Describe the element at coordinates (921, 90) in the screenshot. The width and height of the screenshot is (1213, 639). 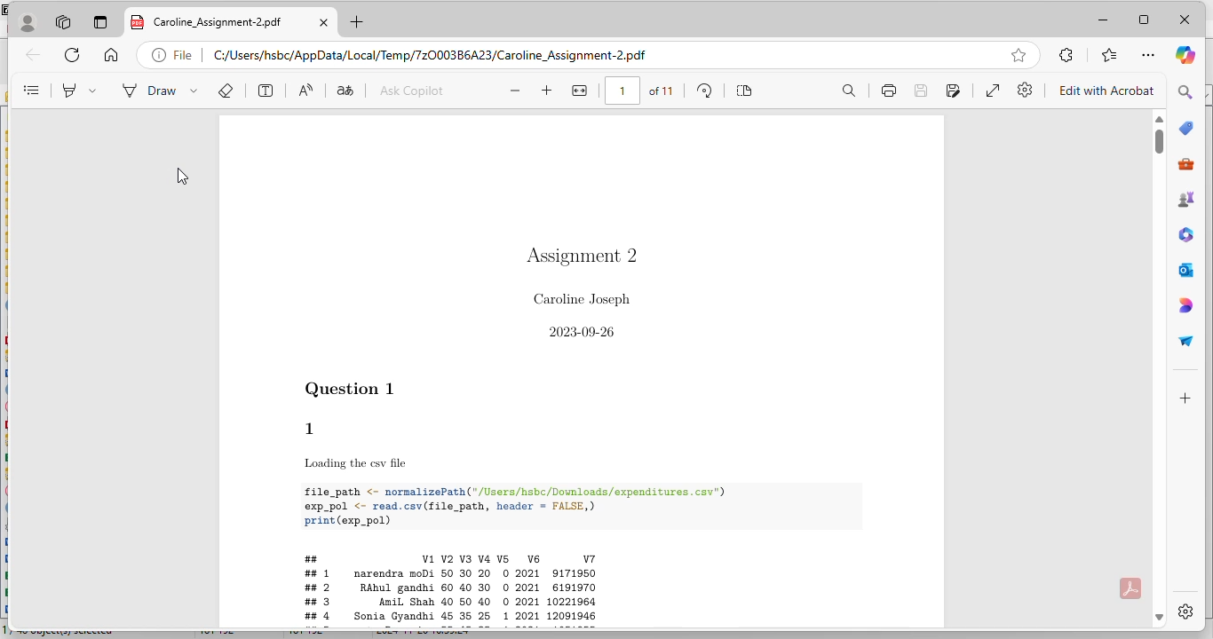
I see `save` at that location.